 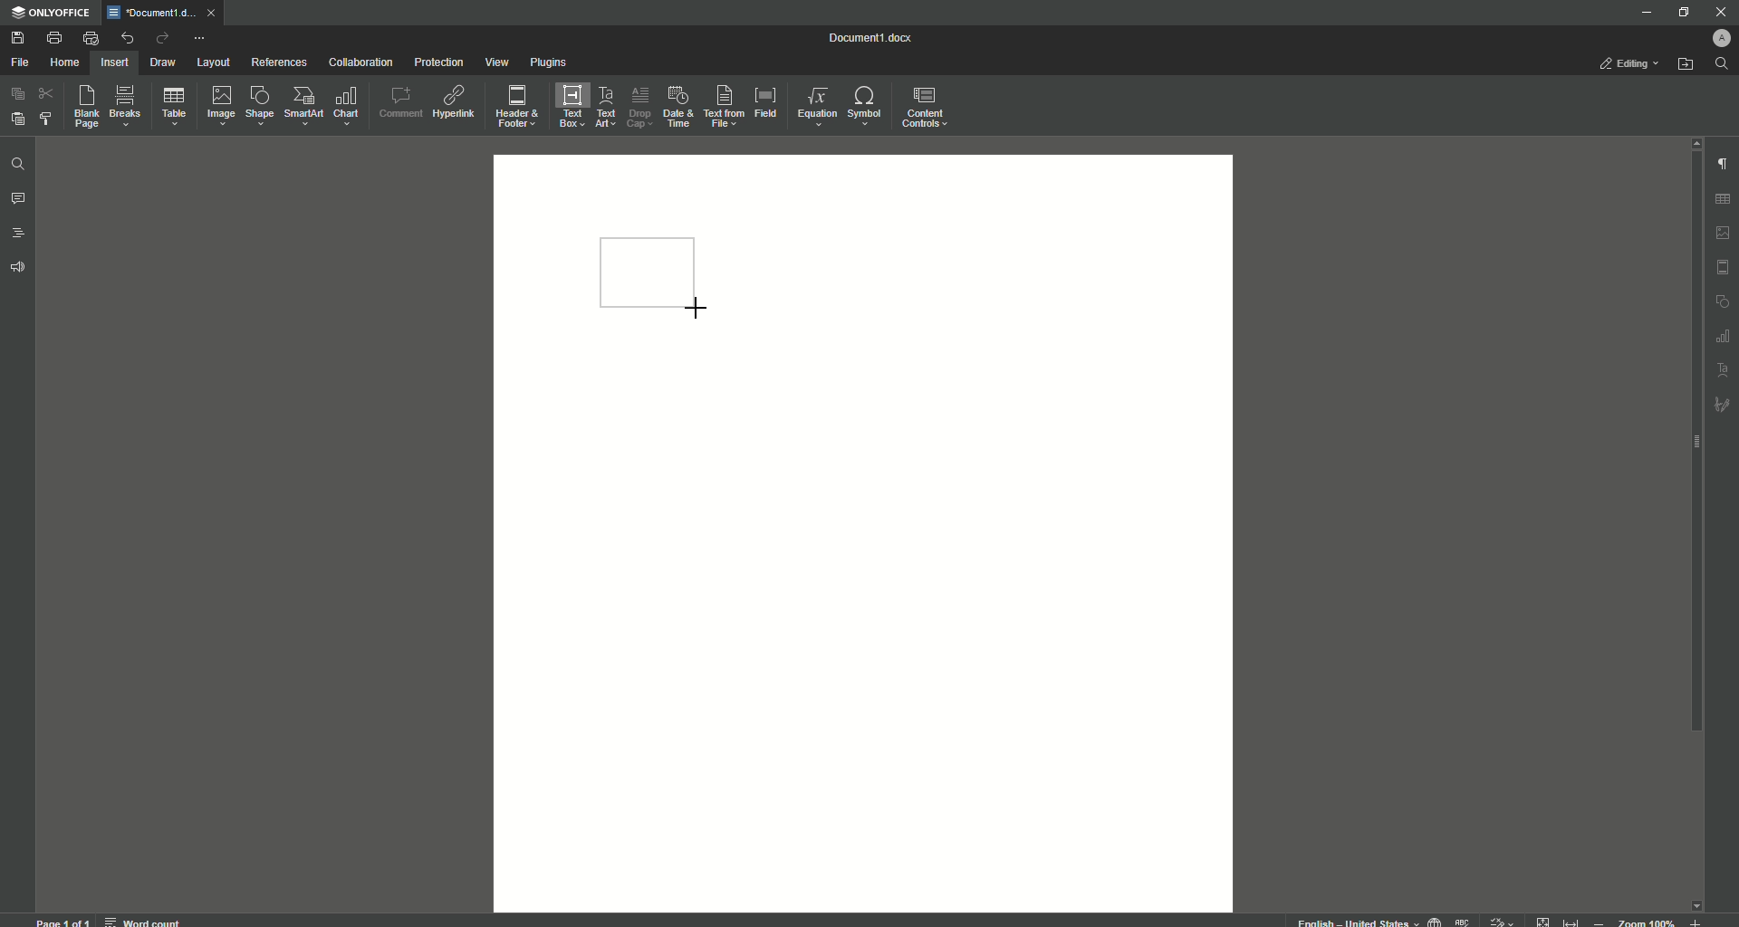 I want to click on Content Controls, so click(x=927, y=110).